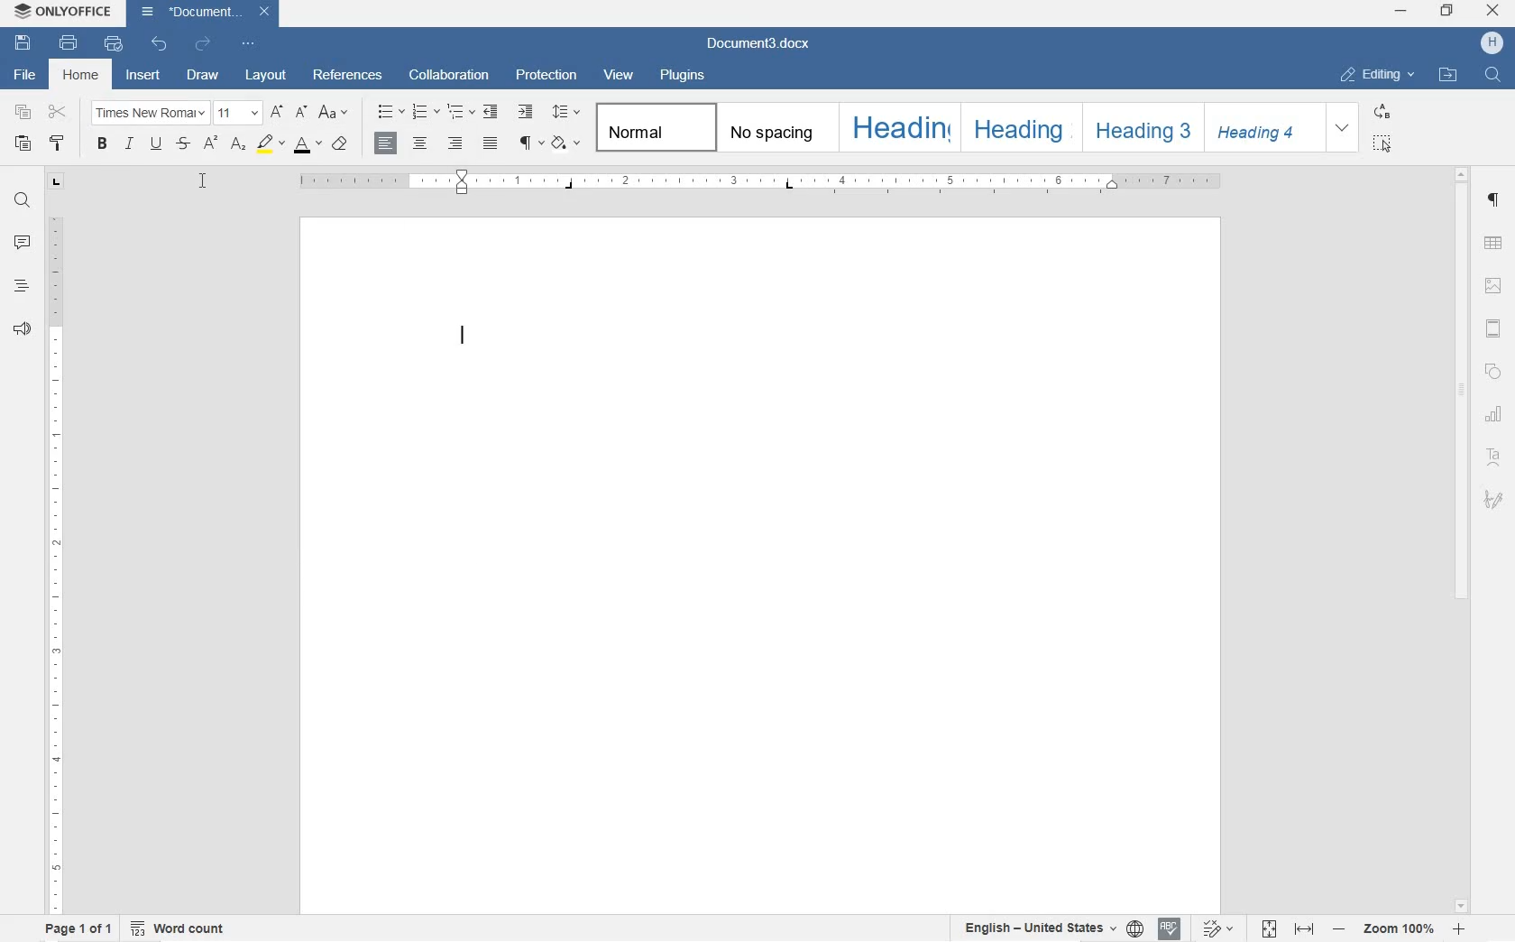 This screenshot has height=942, width=1515. What do you see at coordinates (300, 113) in the screenshot?
I see `DECREMENT FONT SIZE` at bounding box center [300, 113].